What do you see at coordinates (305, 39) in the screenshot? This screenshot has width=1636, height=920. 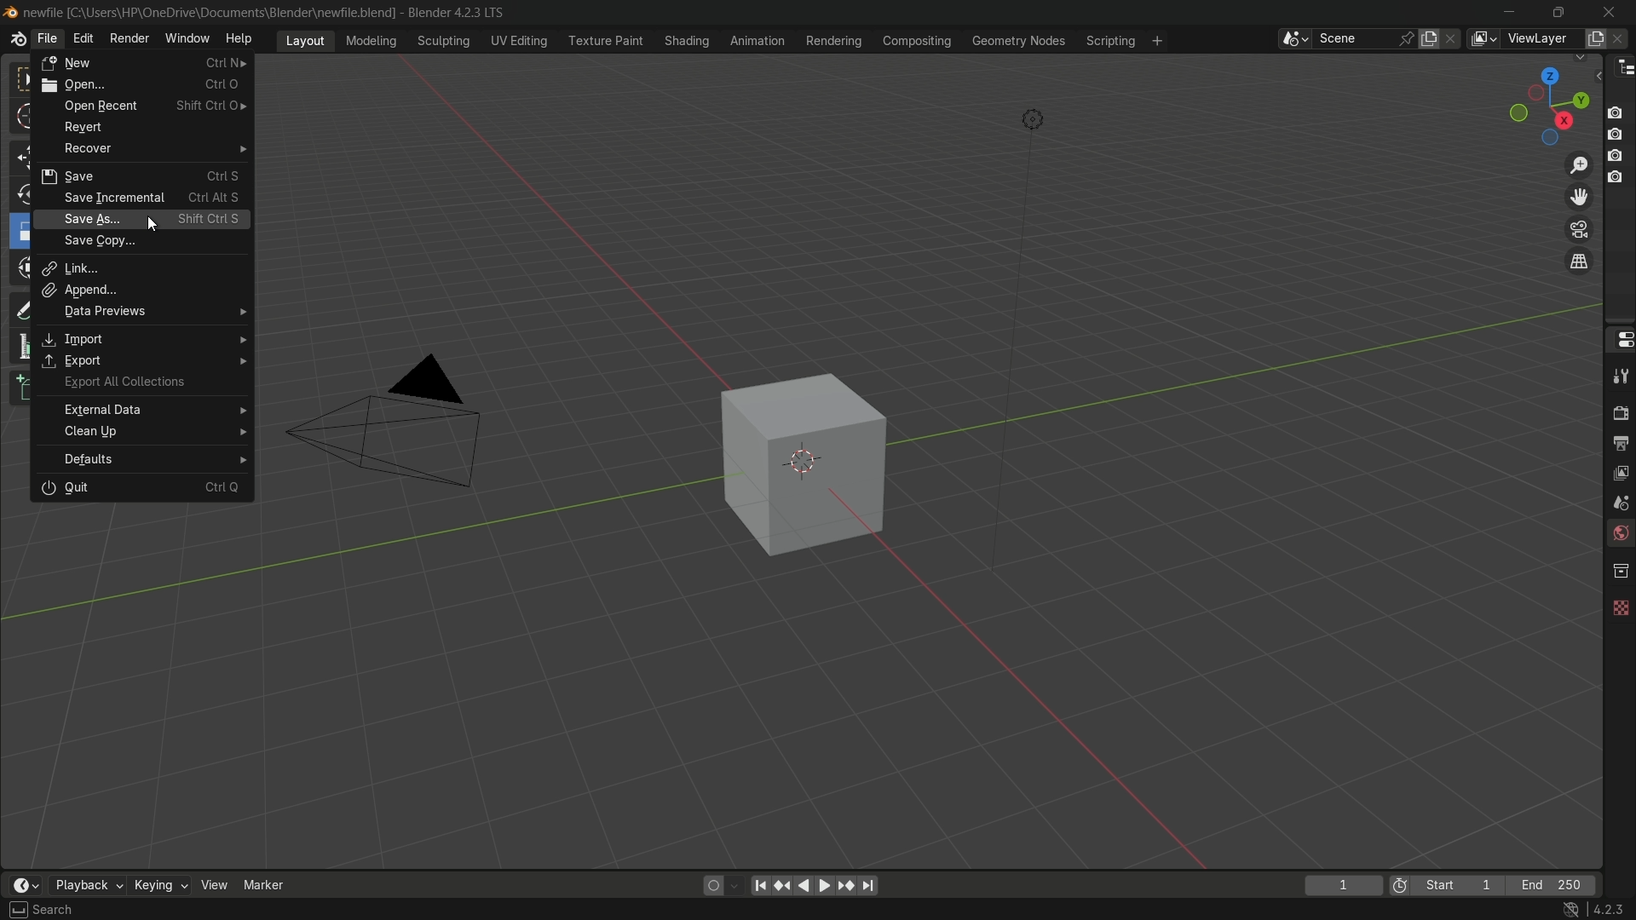 I see `layout menu` at bounding box center [305, 39].